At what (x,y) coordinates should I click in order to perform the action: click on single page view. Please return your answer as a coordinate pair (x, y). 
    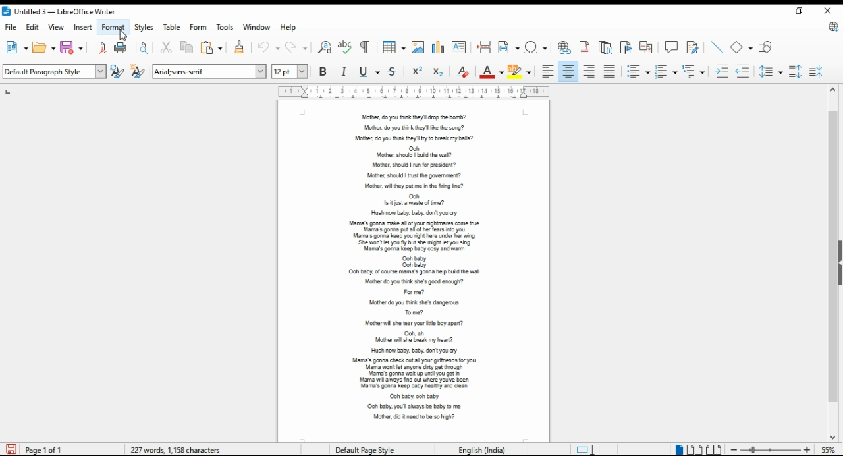
    Looking at the image, I should click on (677, 449).